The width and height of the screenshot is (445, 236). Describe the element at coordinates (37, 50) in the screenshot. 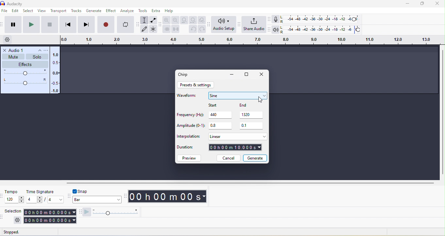

I see `collapse` at that location.